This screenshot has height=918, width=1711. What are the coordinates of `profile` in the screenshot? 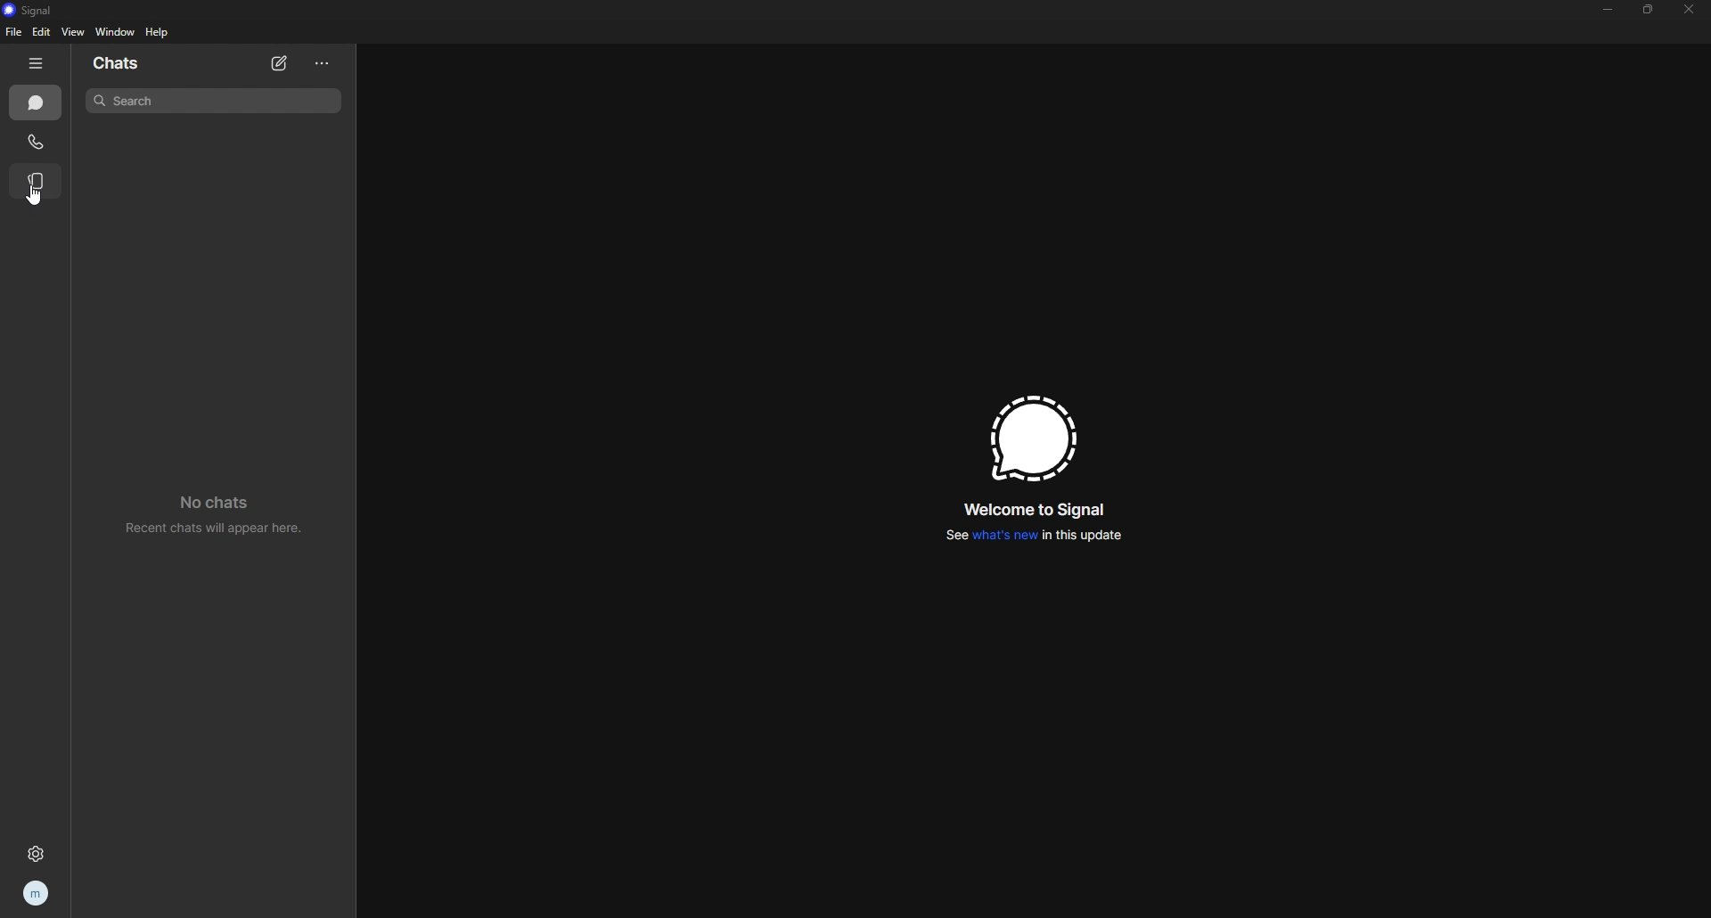 It's located at (37, 892).